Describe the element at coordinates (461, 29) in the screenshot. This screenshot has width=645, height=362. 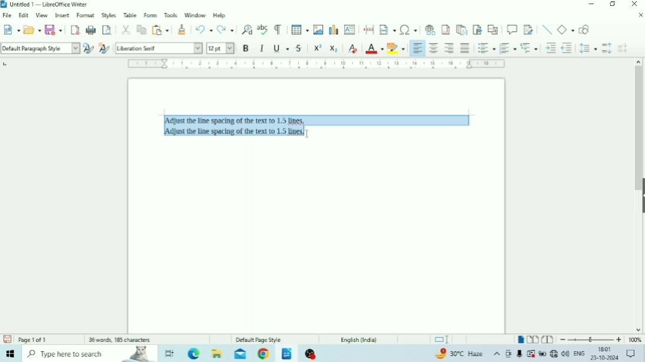
I see `Insert Endnote` at that location.